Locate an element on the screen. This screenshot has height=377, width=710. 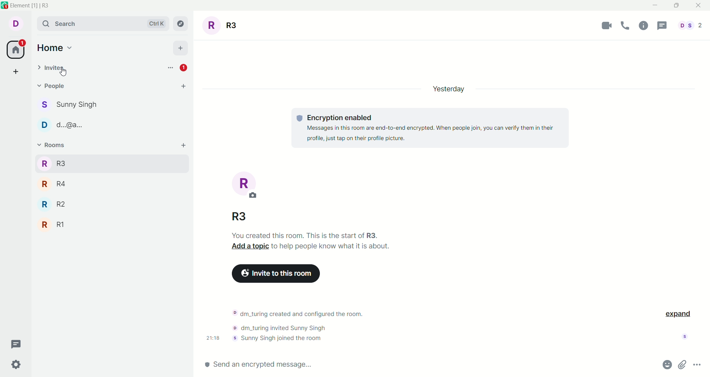
voice call is located at coordinates (625, 25).